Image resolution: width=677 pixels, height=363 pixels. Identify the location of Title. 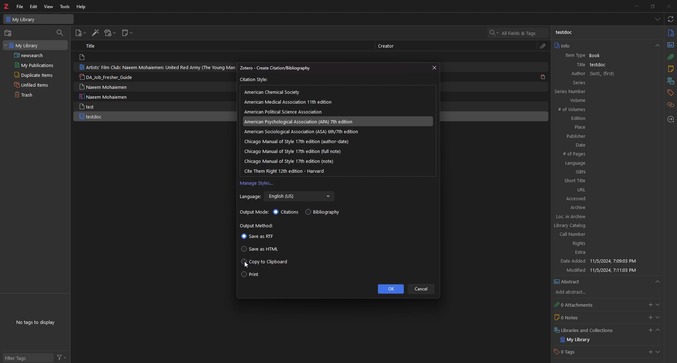
(574, 64).